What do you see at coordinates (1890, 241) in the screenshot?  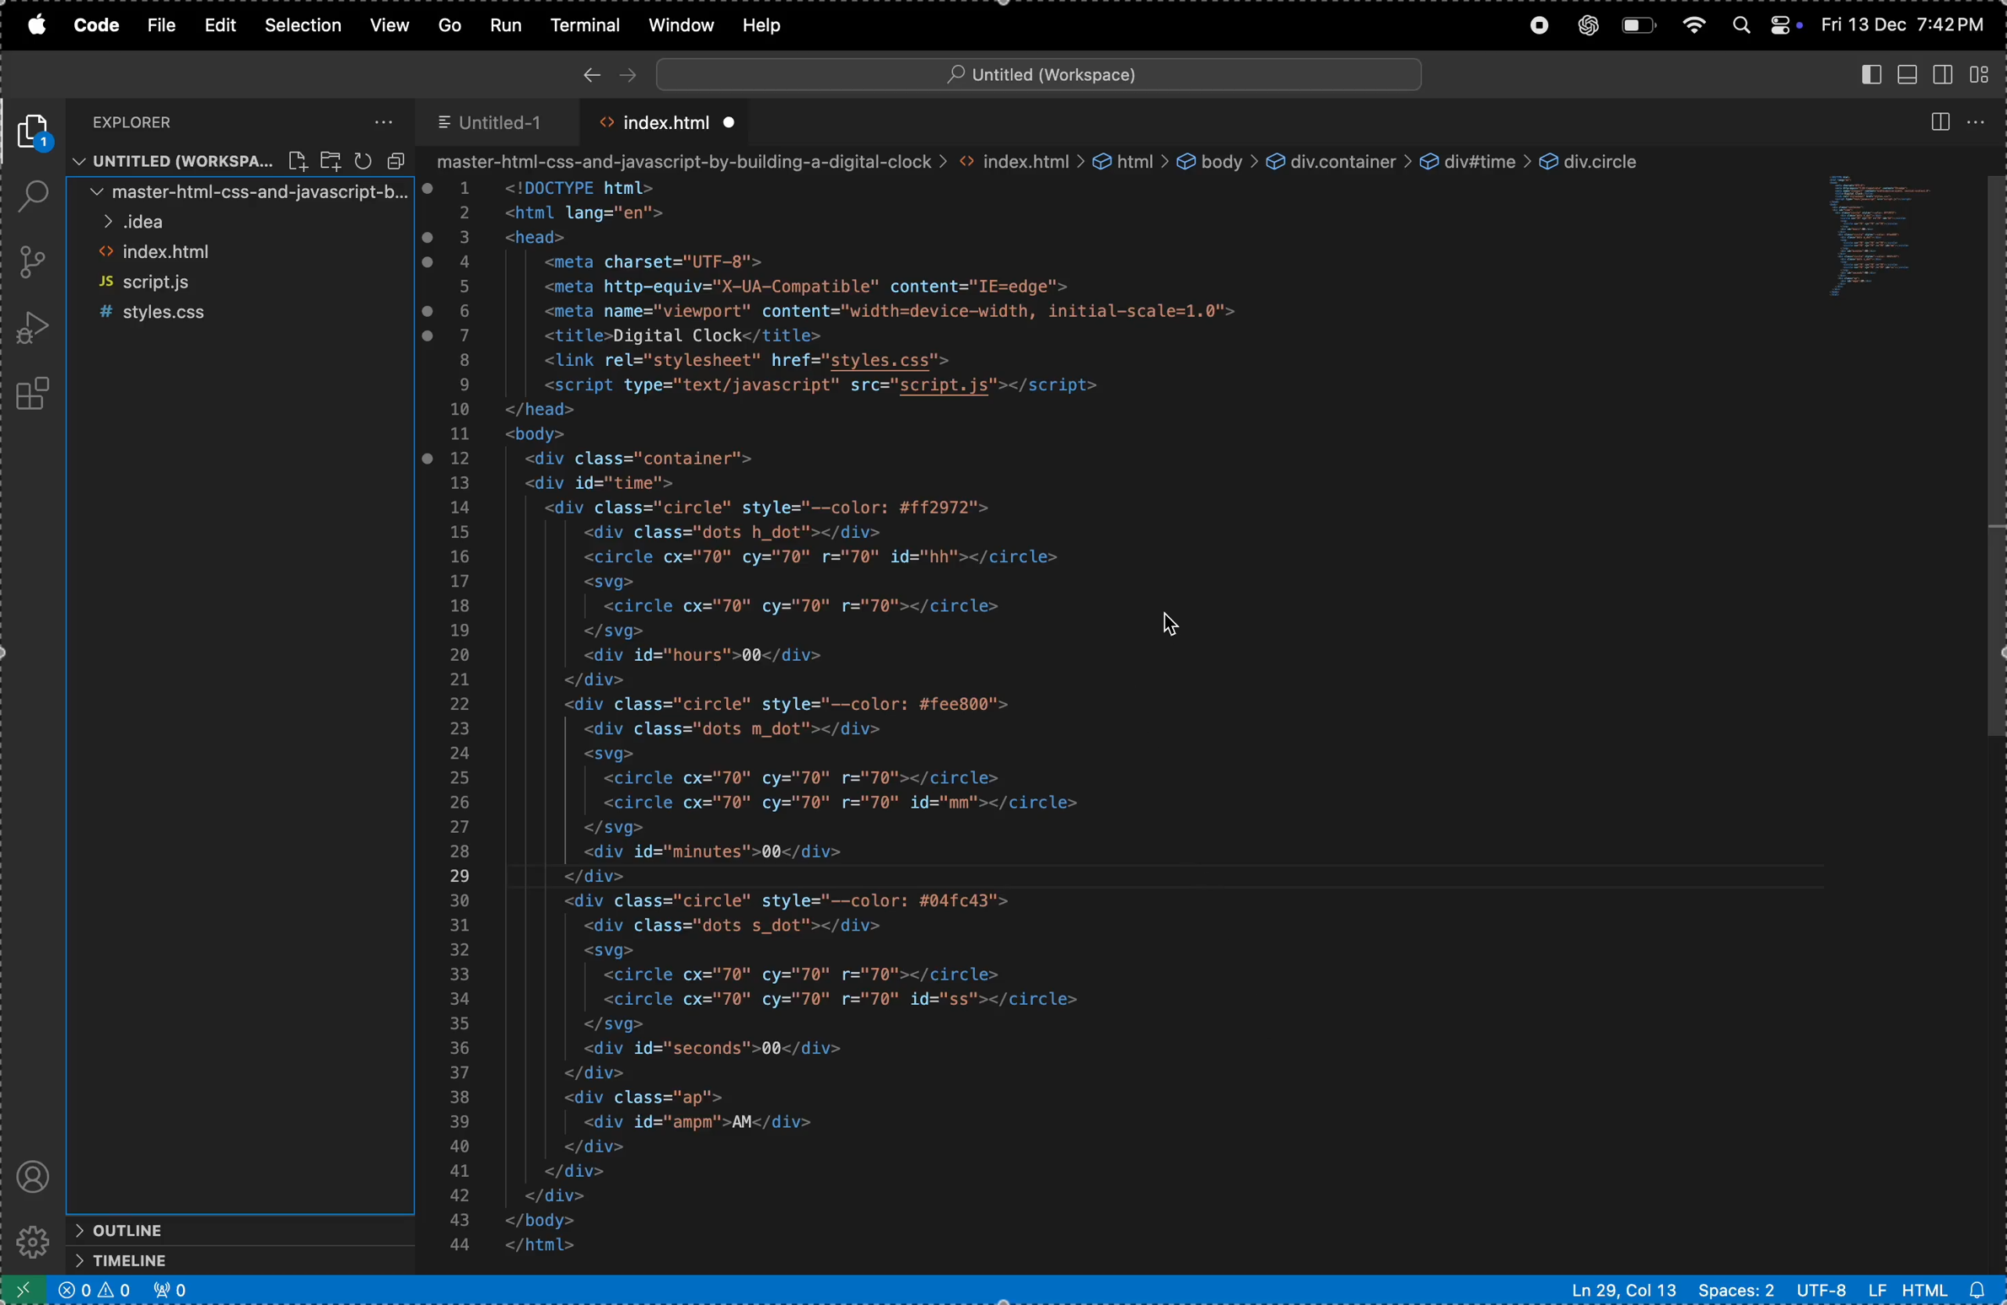 I see `code block` at bounding box center [1890, 241].